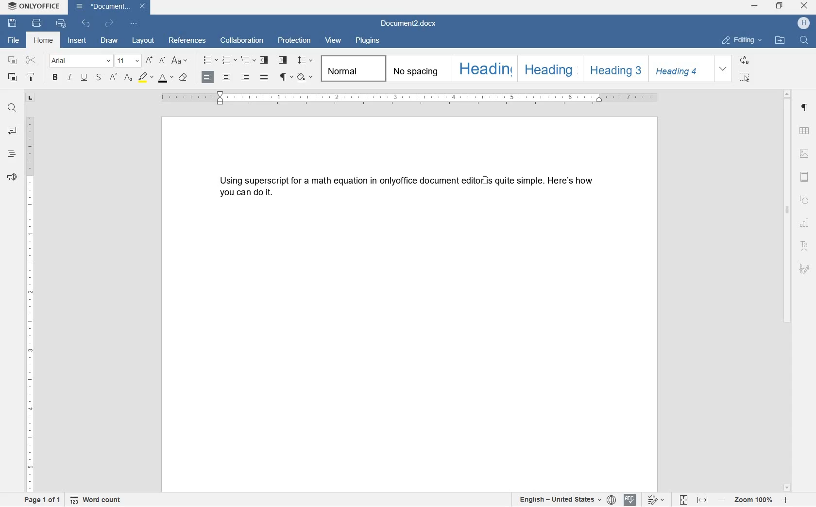 The image size is (816, 507). Describe the element at coordinates (265, 61) in the screenshot. I see `decrease indent` at that location.